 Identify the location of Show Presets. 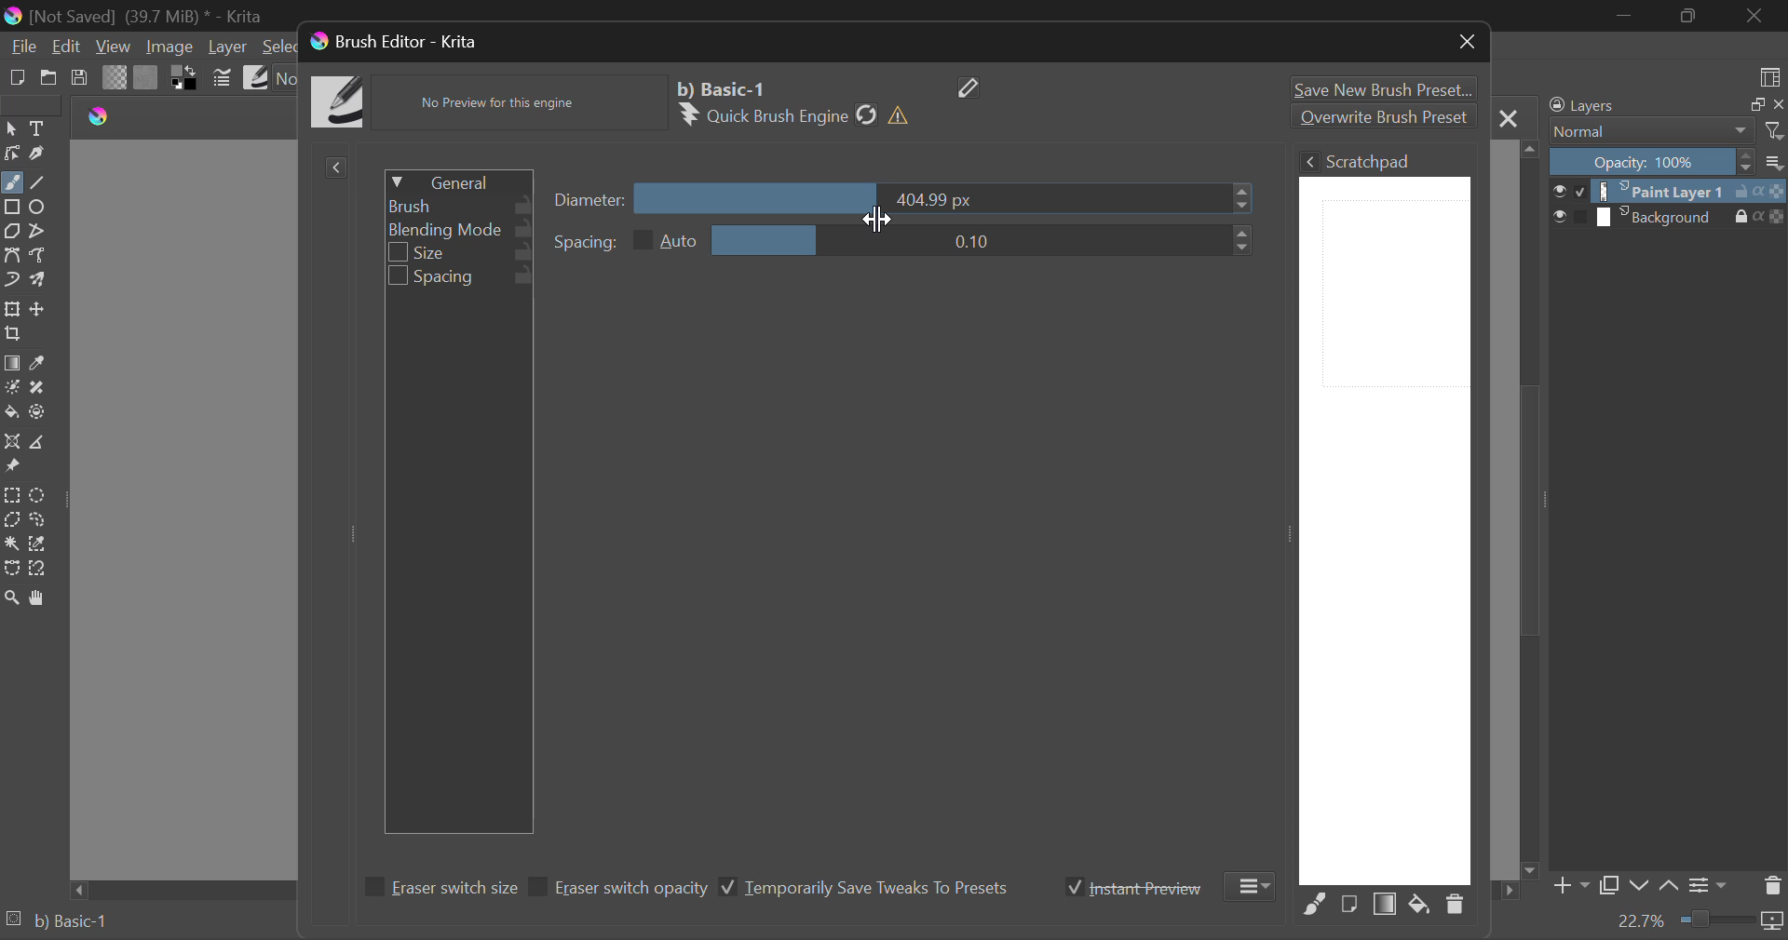
(335, 168).